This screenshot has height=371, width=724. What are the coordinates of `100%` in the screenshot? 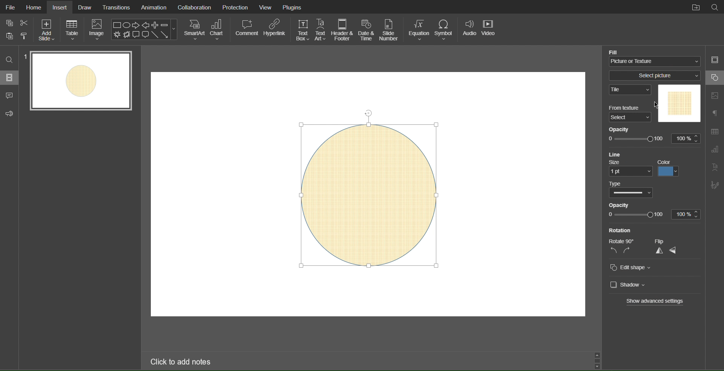 It's located at (687, 138).